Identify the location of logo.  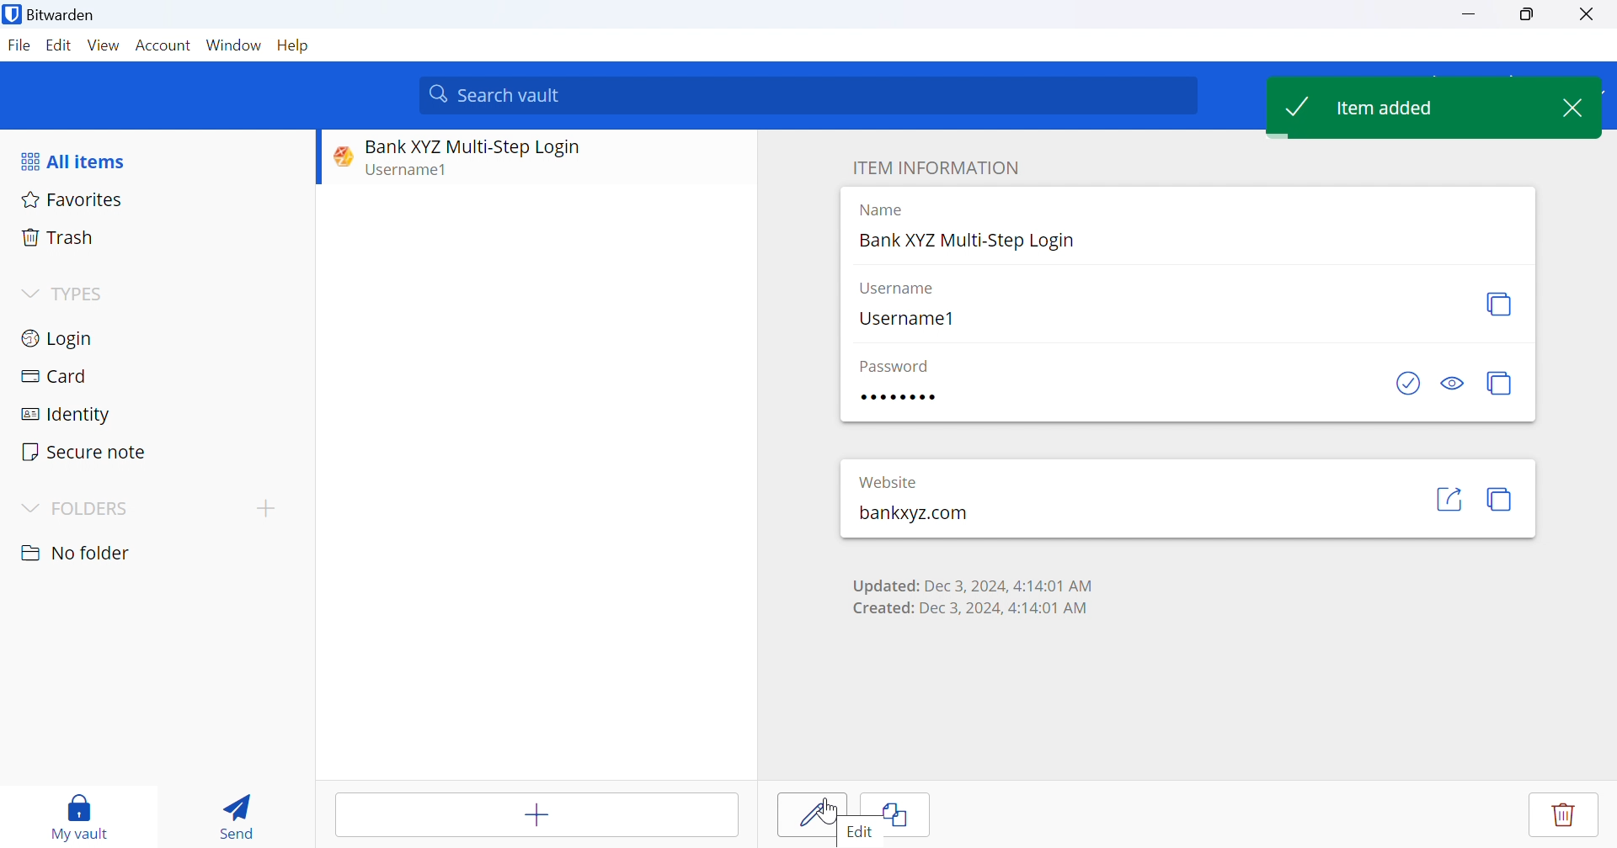
(343, 154).